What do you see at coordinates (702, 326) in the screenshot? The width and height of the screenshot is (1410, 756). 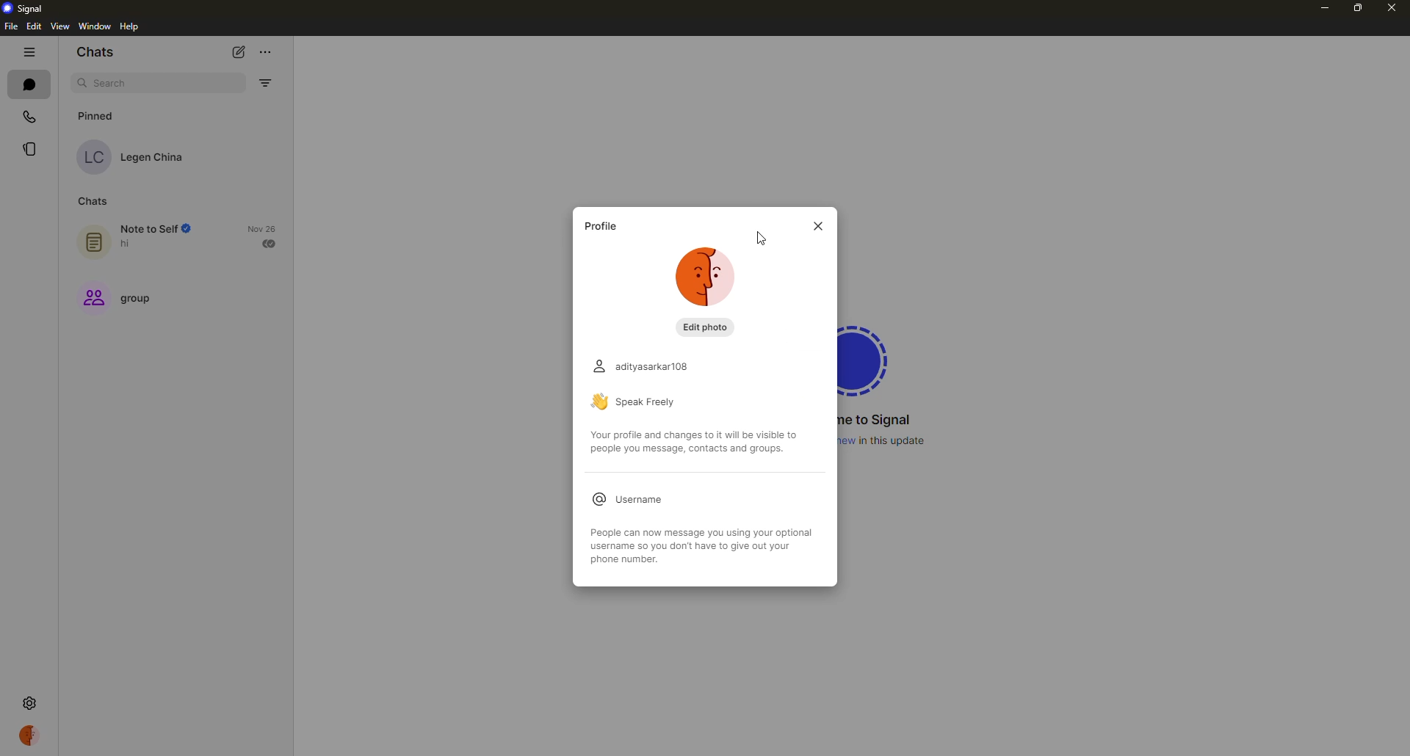 I see `edit photo` at bounding box center [702, 326].